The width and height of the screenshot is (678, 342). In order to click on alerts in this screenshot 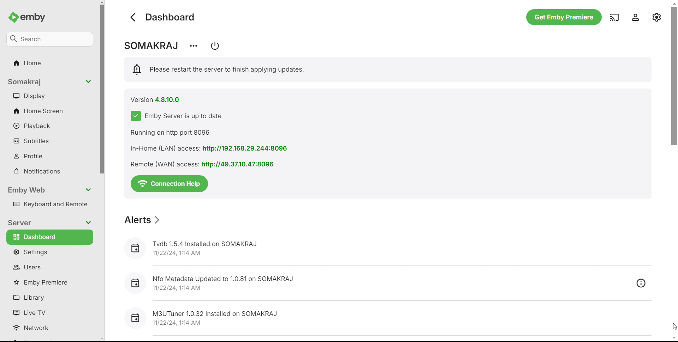, I will do `click(142, 219)`.